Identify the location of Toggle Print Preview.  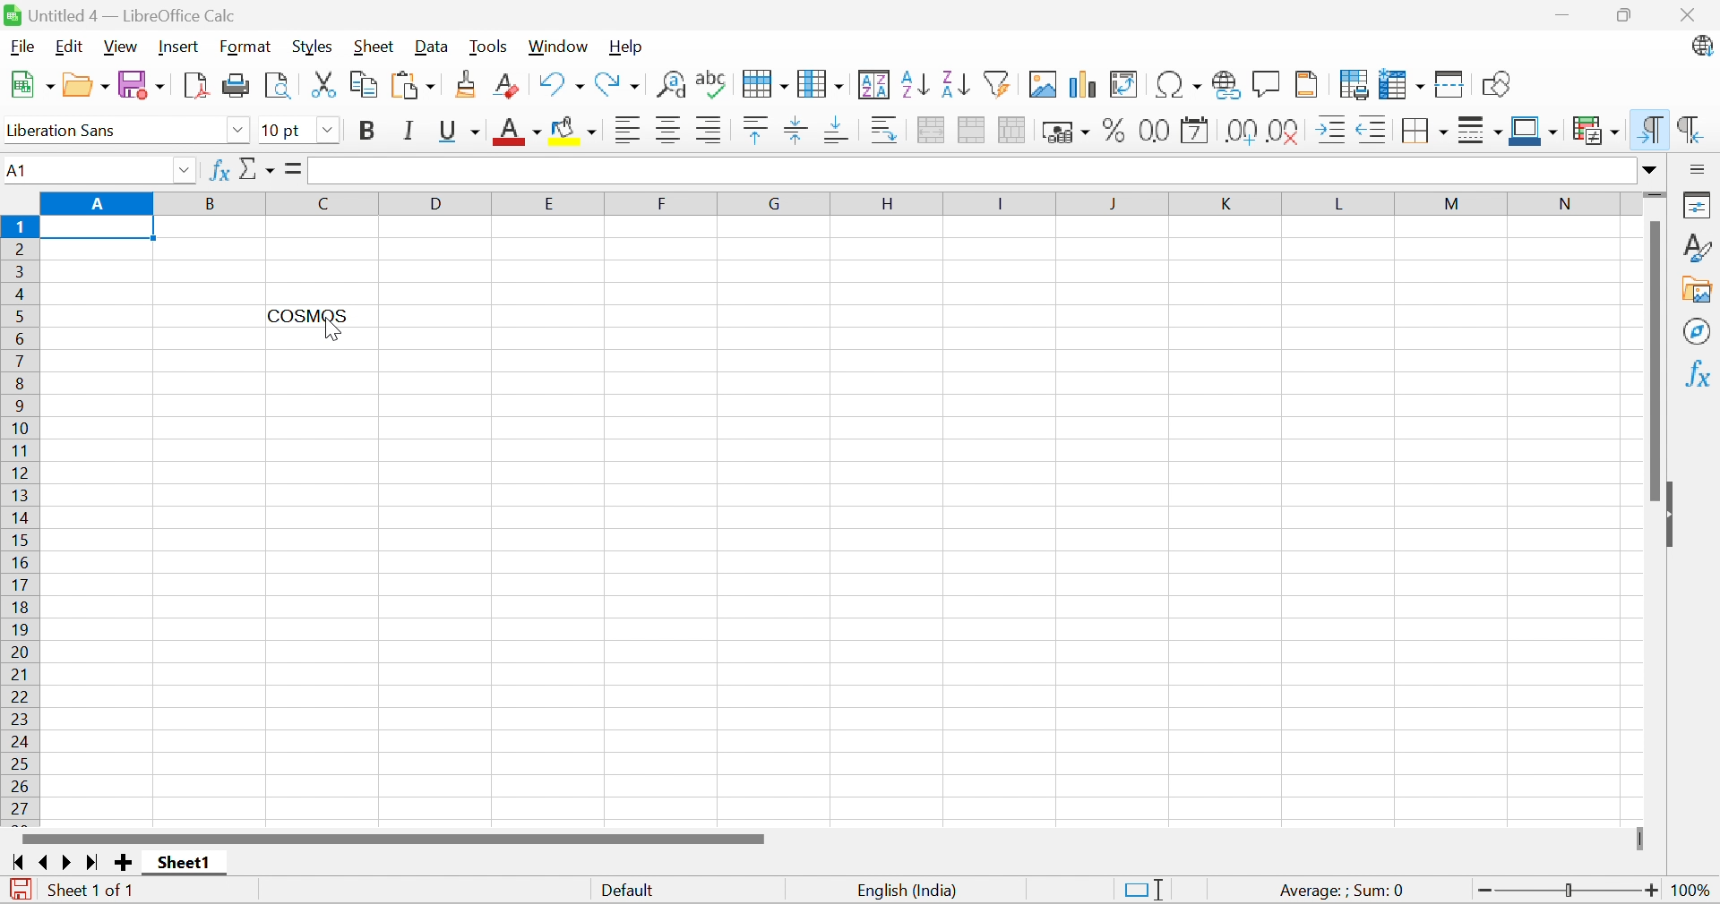
(279, 84).